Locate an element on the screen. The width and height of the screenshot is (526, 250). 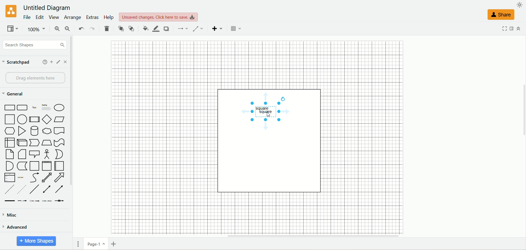
fullscreen is located at coordinates (504, 29).